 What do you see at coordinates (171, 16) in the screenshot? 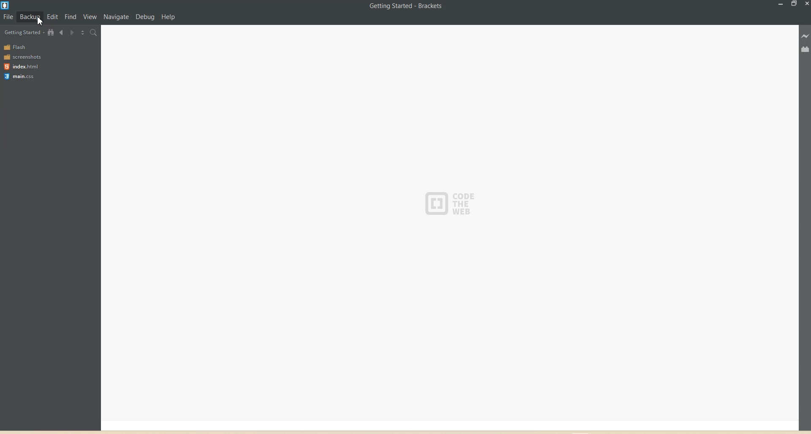
I see `Help` at bounding box center [171, 16].